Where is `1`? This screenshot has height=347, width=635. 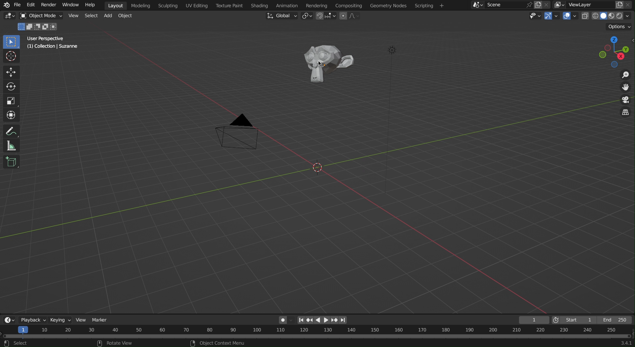
1 is located at coordinates (534, 320).